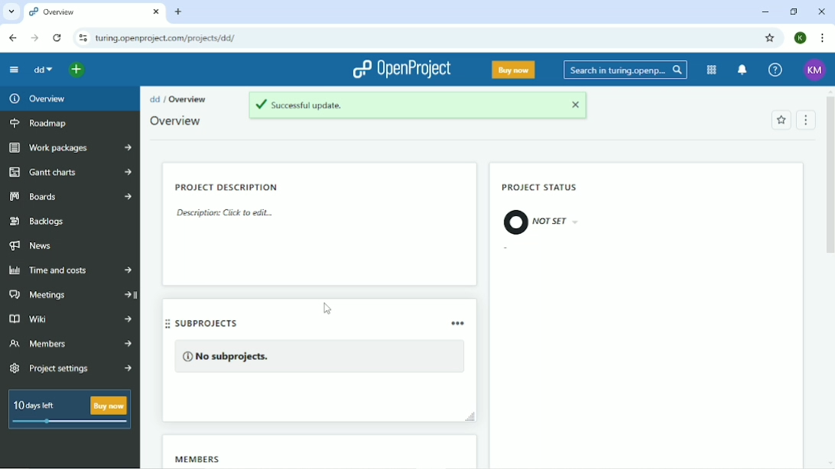  Describe the element at coordinates (814, 70) in the screenshot. I see `Account` at that location.